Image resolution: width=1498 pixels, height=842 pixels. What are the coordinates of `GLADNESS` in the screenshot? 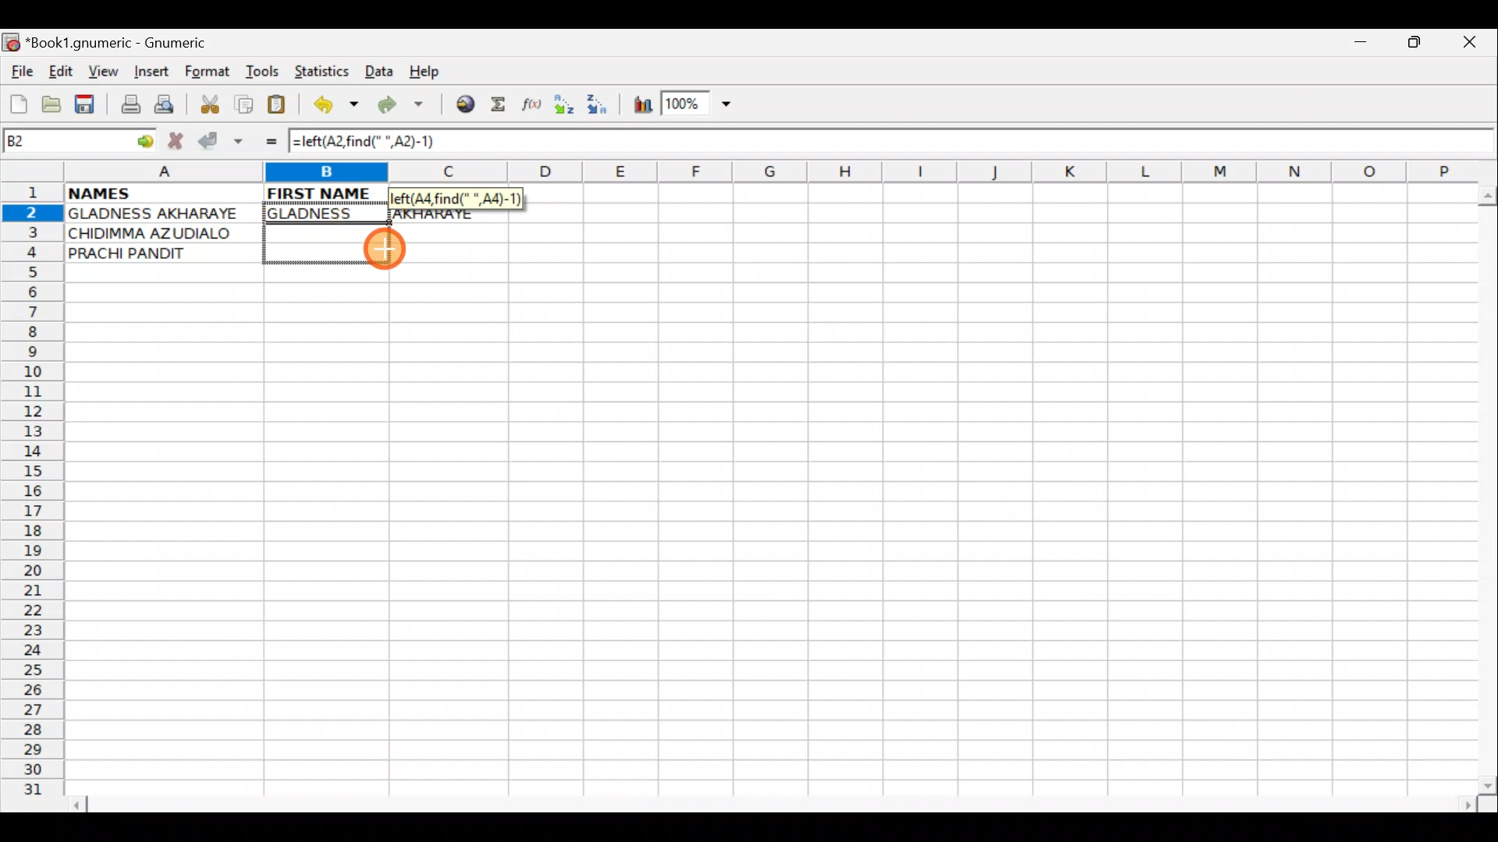 It's located at (322, 214).